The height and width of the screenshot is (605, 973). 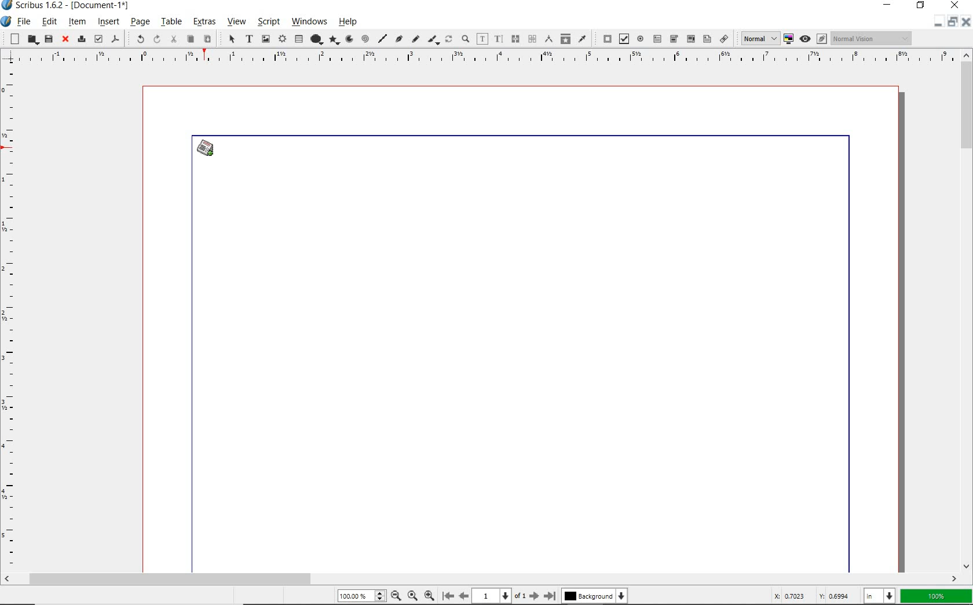 I want to click on Last Page, so click(x=550, y=596).